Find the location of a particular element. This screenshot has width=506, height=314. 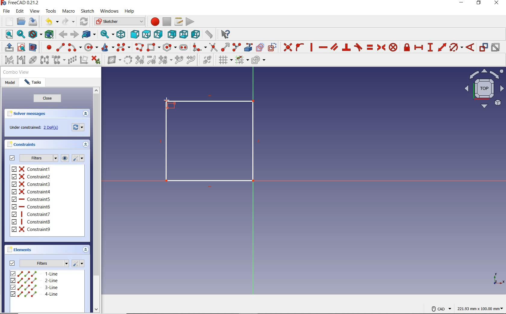

view section is located at coordinates (33, 47).